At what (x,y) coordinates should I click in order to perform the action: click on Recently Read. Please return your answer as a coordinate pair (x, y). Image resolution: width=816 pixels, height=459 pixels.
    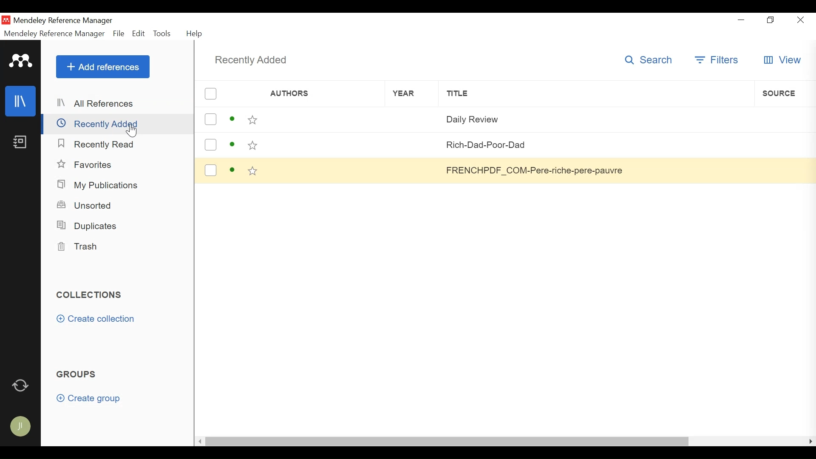
    Looking at the image, I should click on (98, 144).